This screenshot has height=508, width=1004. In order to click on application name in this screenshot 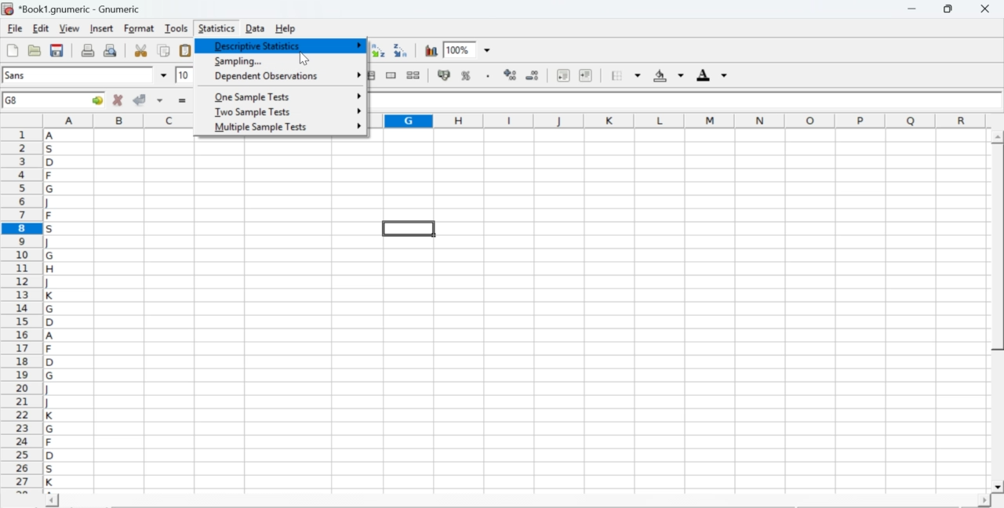, I will do `click(74, 7)`.